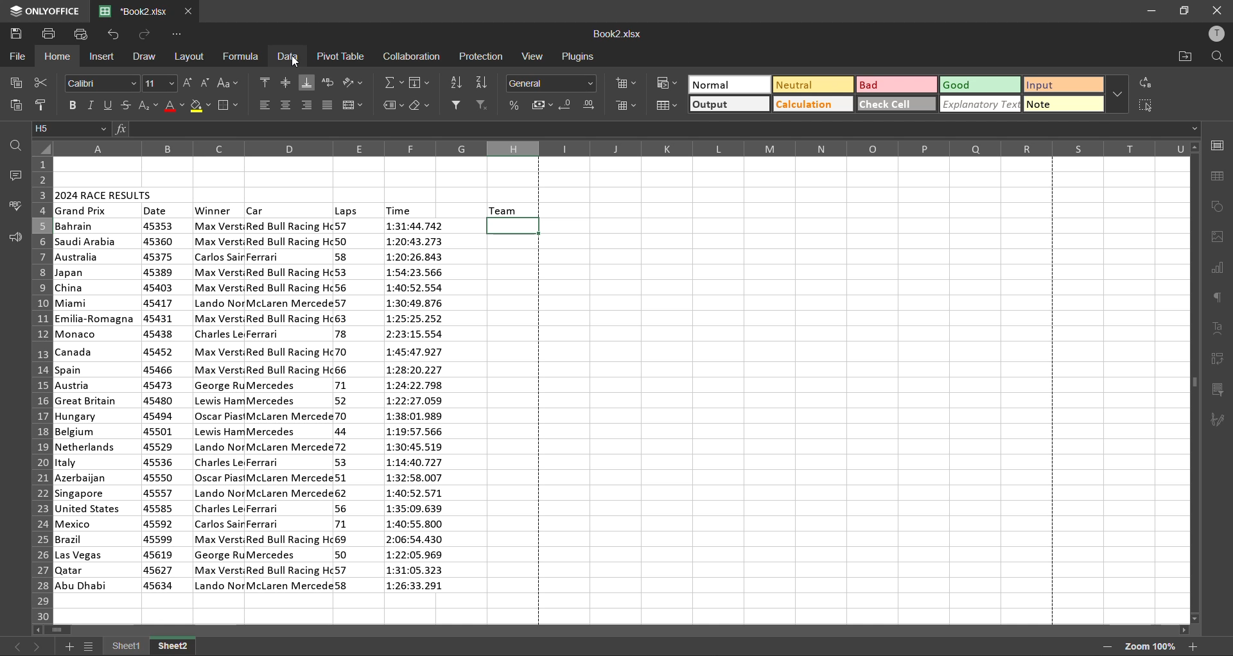 The width and height of the screenshot is (1233, 656). Describe the element at coordinates (112, 34) in the screenshot. I see `undo` at that location.